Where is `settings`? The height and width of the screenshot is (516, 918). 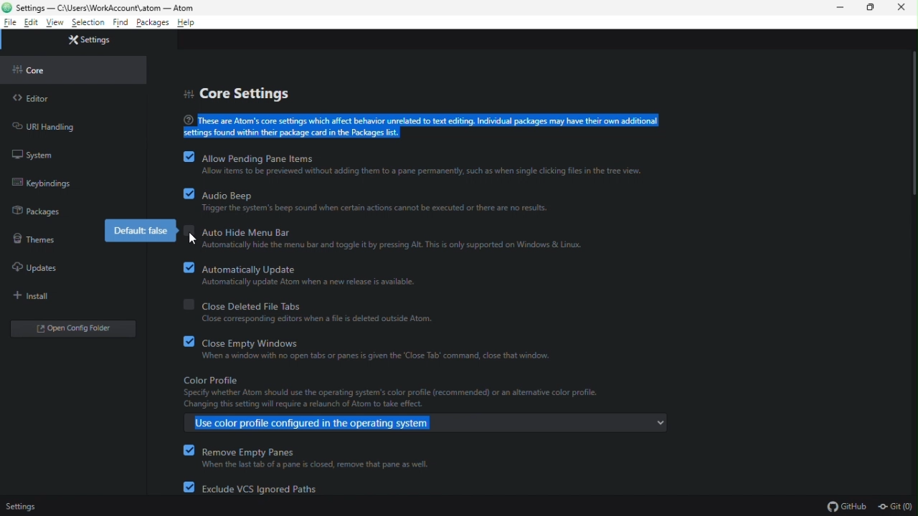
settings is located at coordinates (91, 42).